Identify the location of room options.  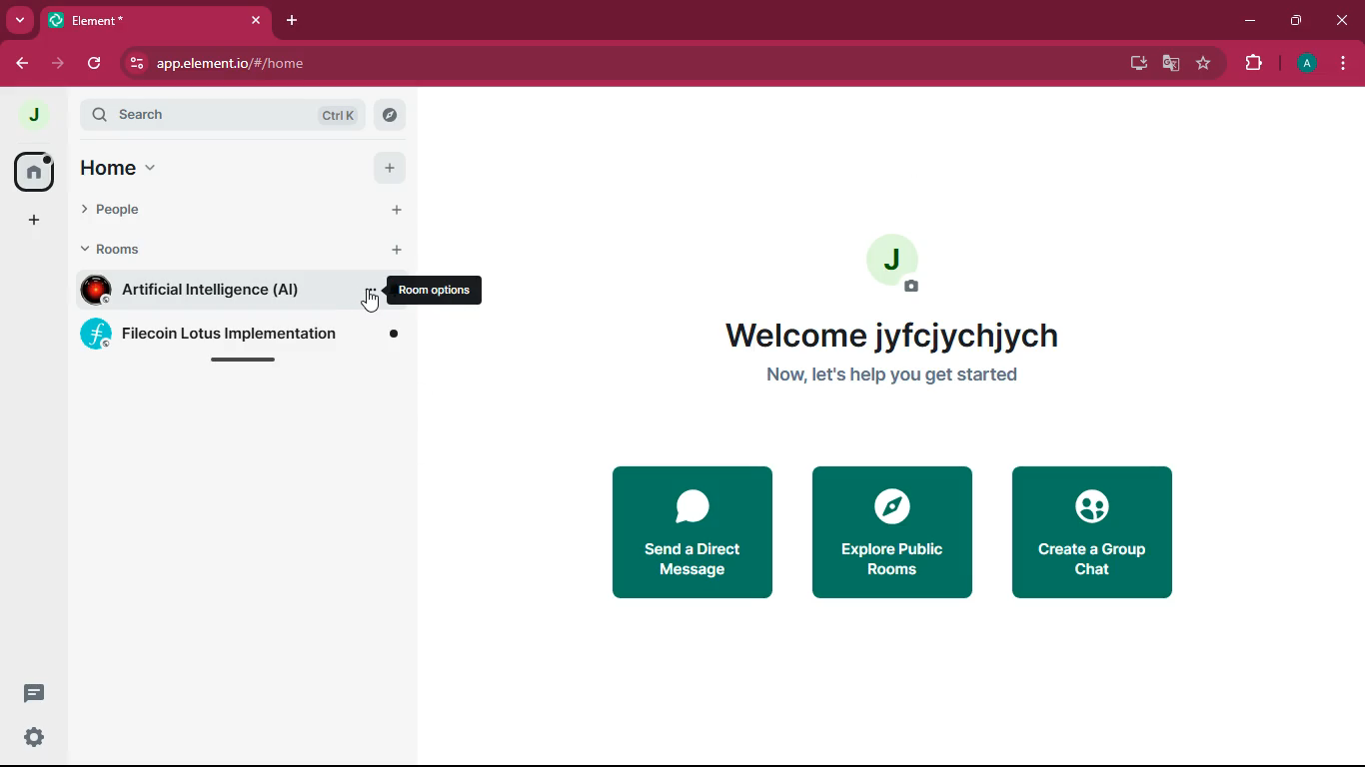
(367, 296).